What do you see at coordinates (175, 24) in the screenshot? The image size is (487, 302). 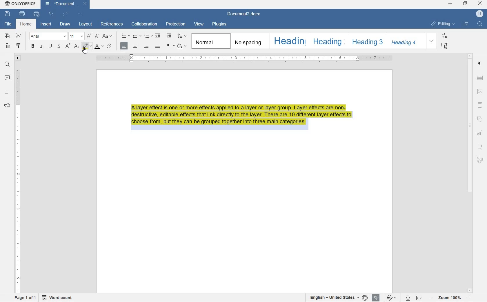 I see `PROTECTION` at bounding box center [175, 24].